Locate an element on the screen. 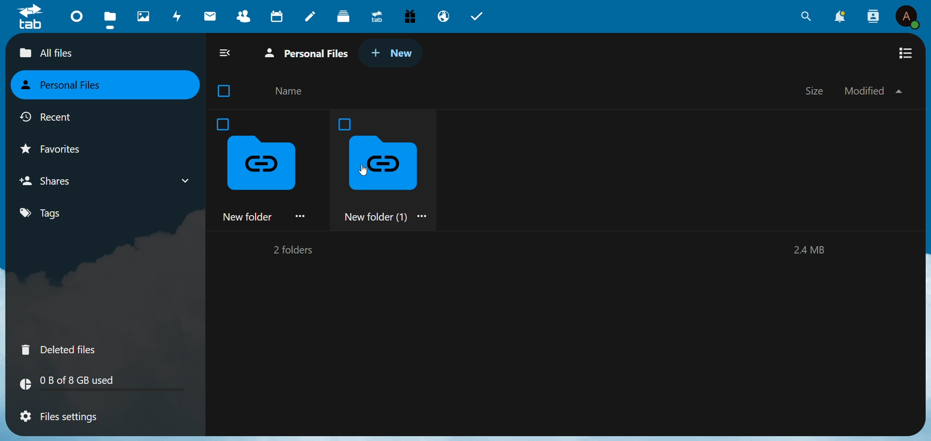  file is located at coordinates (110, 18).